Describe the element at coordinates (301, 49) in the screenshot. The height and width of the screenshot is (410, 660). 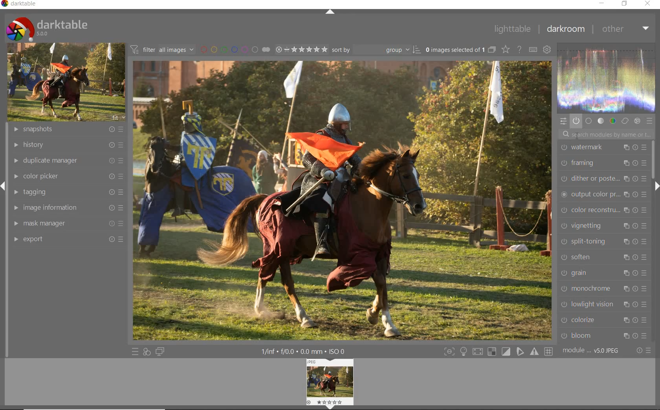
I see `selected Image range rating` at that location.